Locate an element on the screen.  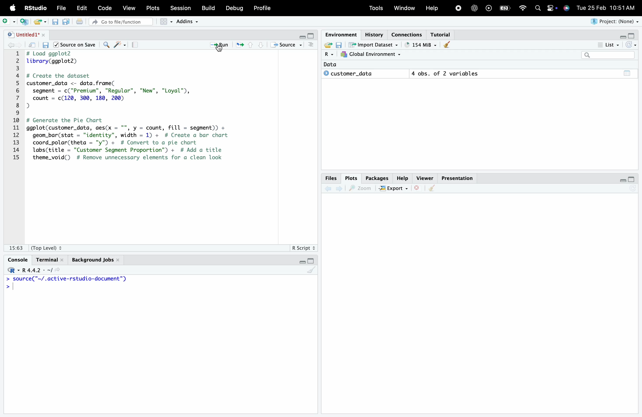
export file is located at coordinates (326, 46).